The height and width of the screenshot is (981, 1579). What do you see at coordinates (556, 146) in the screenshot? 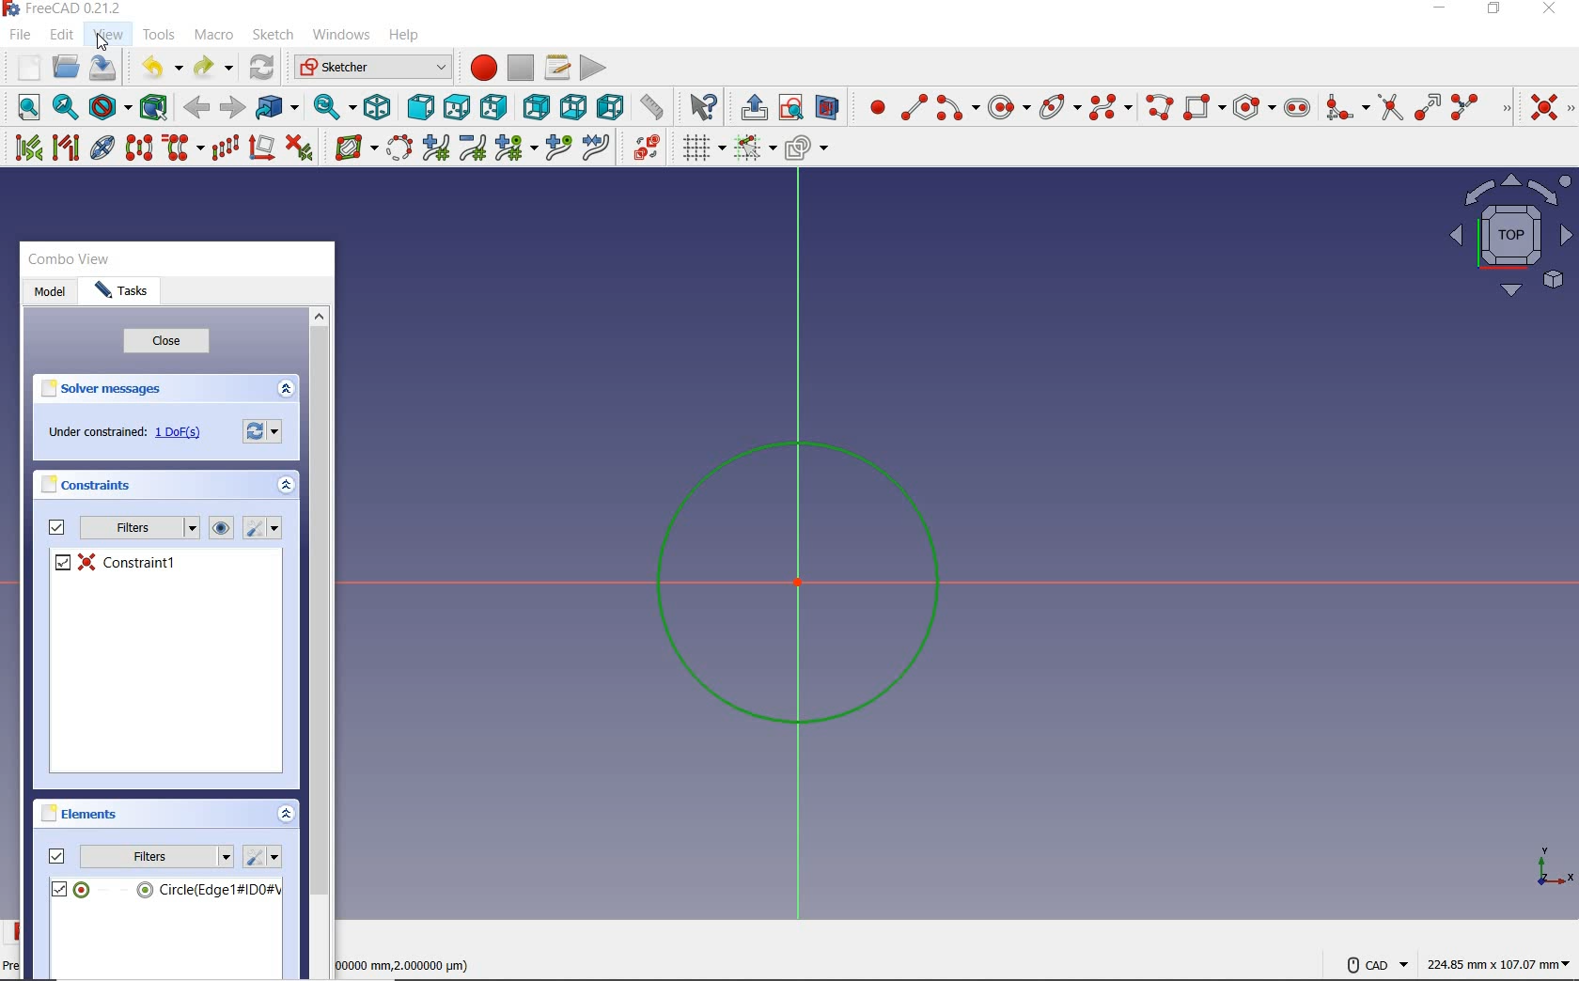
I see `insert knot` at bounding box center [556, 146].